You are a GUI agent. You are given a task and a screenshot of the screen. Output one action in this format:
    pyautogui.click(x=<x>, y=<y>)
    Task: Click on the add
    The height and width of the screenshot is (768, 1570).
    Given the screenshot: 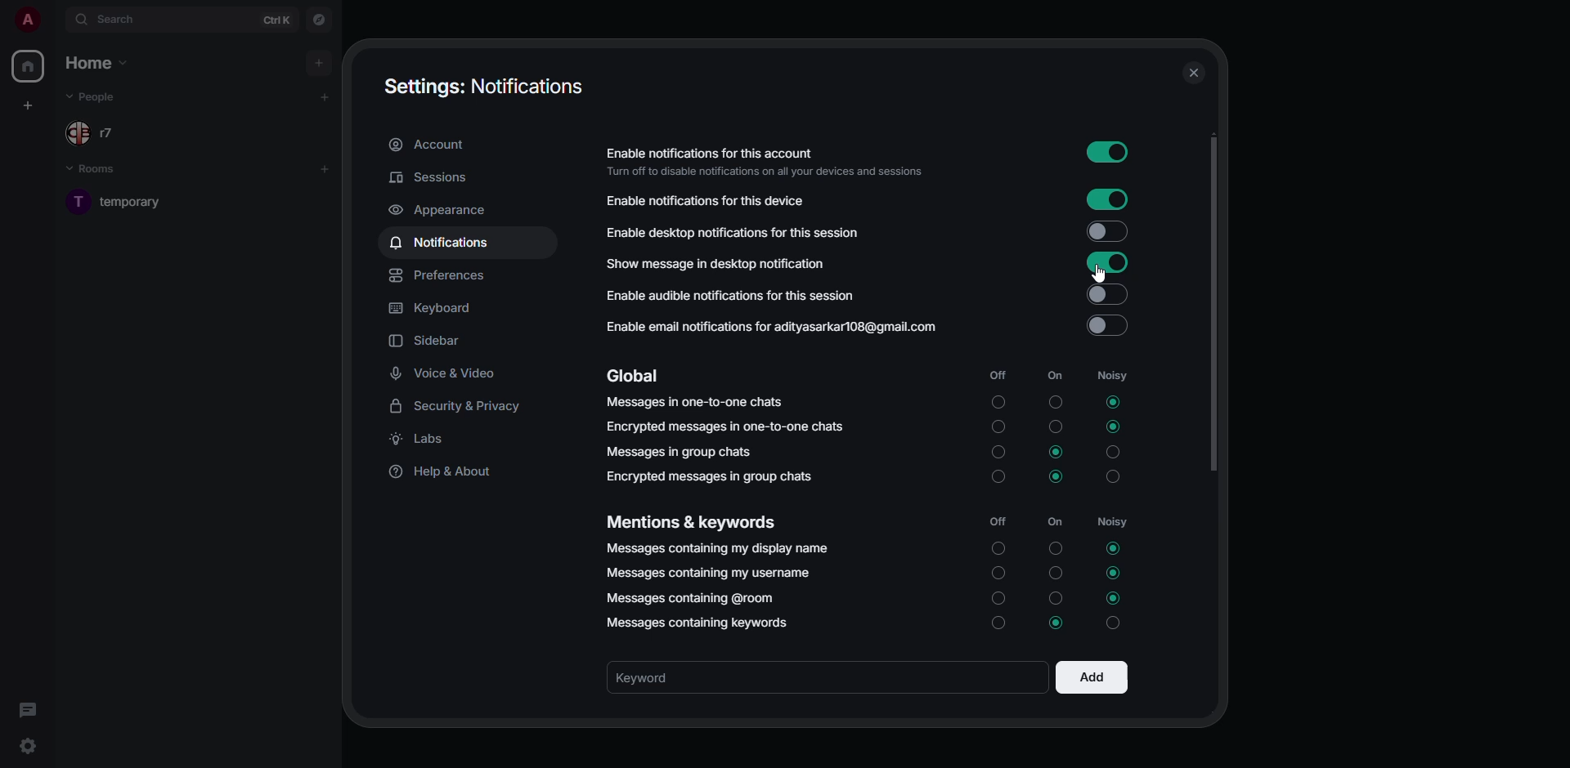 What is the action you would take?
    pyautogui.click(x=325, y=96)
    